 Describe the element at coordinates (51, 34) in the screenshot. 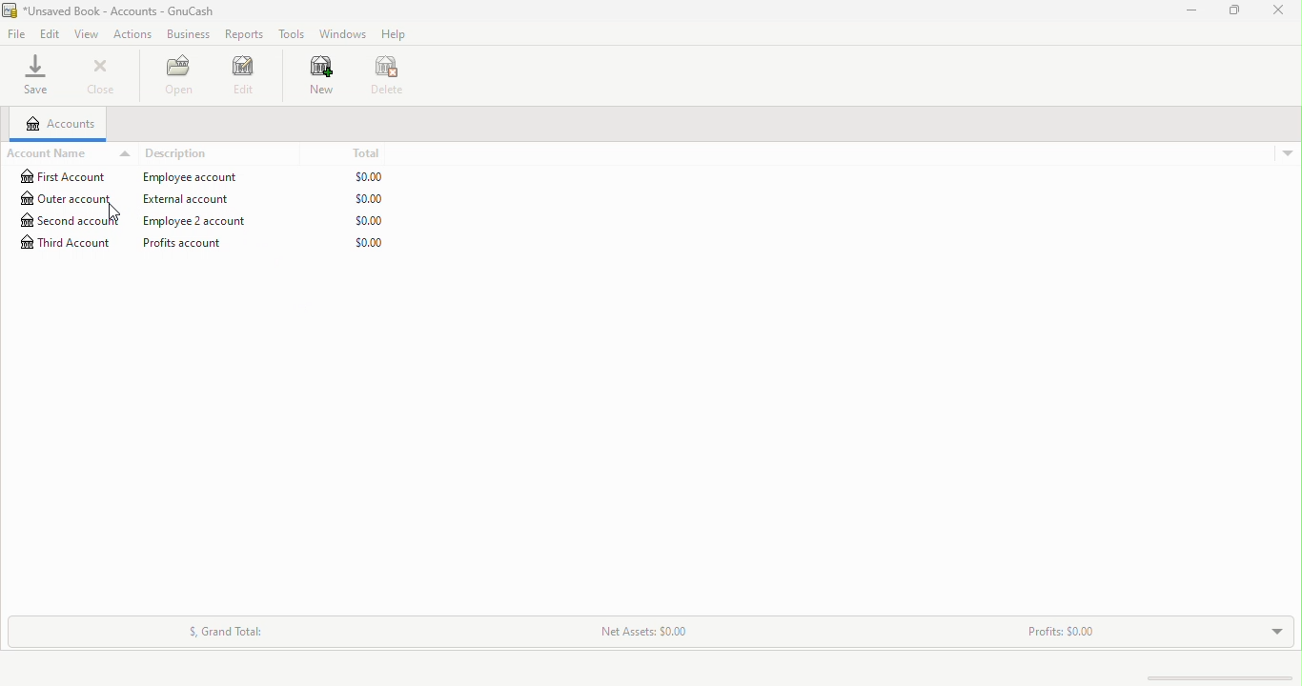

I see `Edit` at that location.